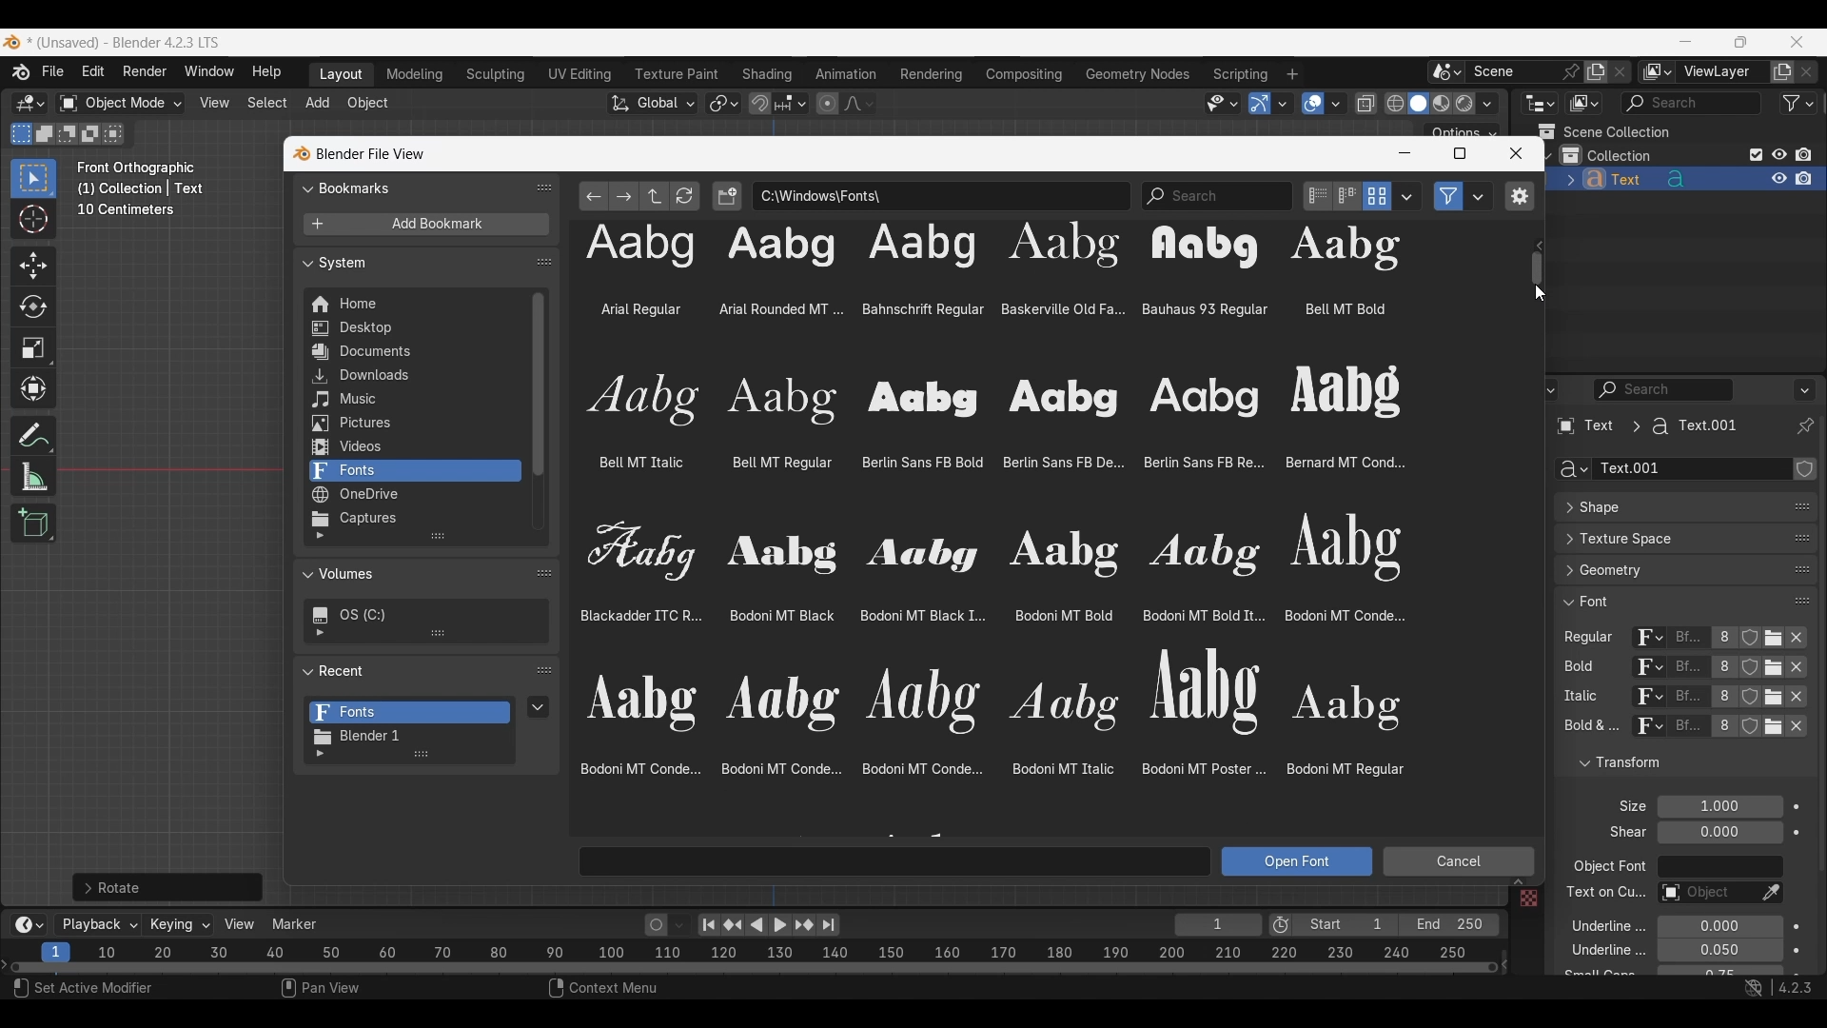 This screenshot has height=1028, width=1827. Describe the element at coordinates (1705, 894) in the screenshot. I see `Text on curve` at that location.